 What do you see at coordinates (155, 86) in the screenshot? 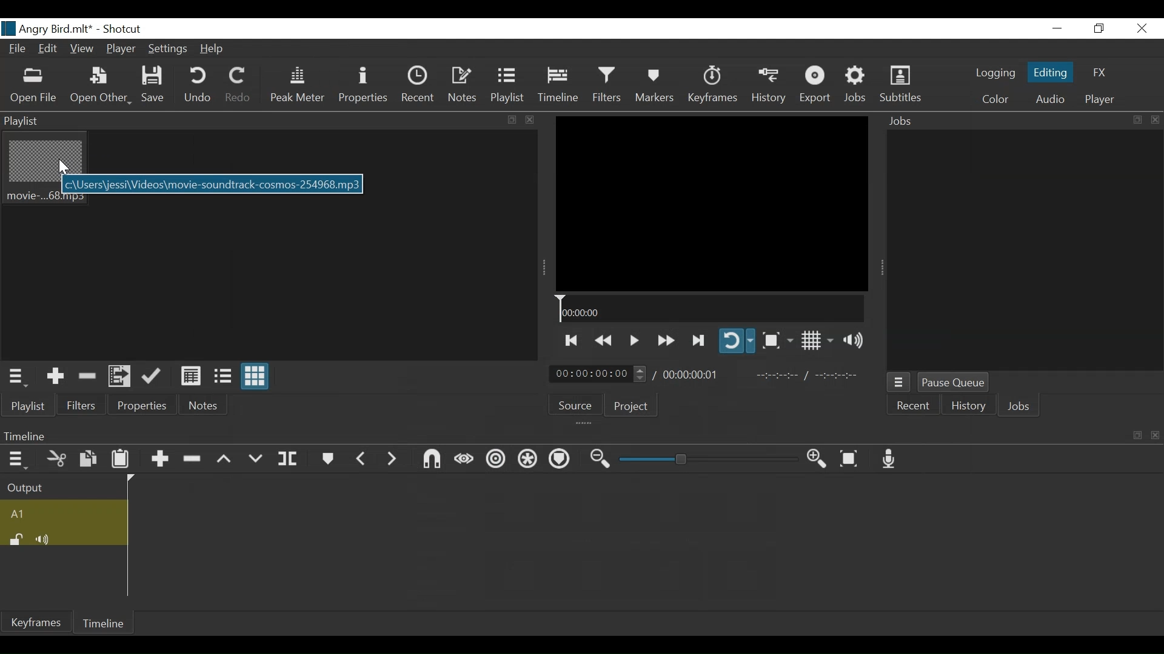
I see `Save` at bounding box center [155, 86].